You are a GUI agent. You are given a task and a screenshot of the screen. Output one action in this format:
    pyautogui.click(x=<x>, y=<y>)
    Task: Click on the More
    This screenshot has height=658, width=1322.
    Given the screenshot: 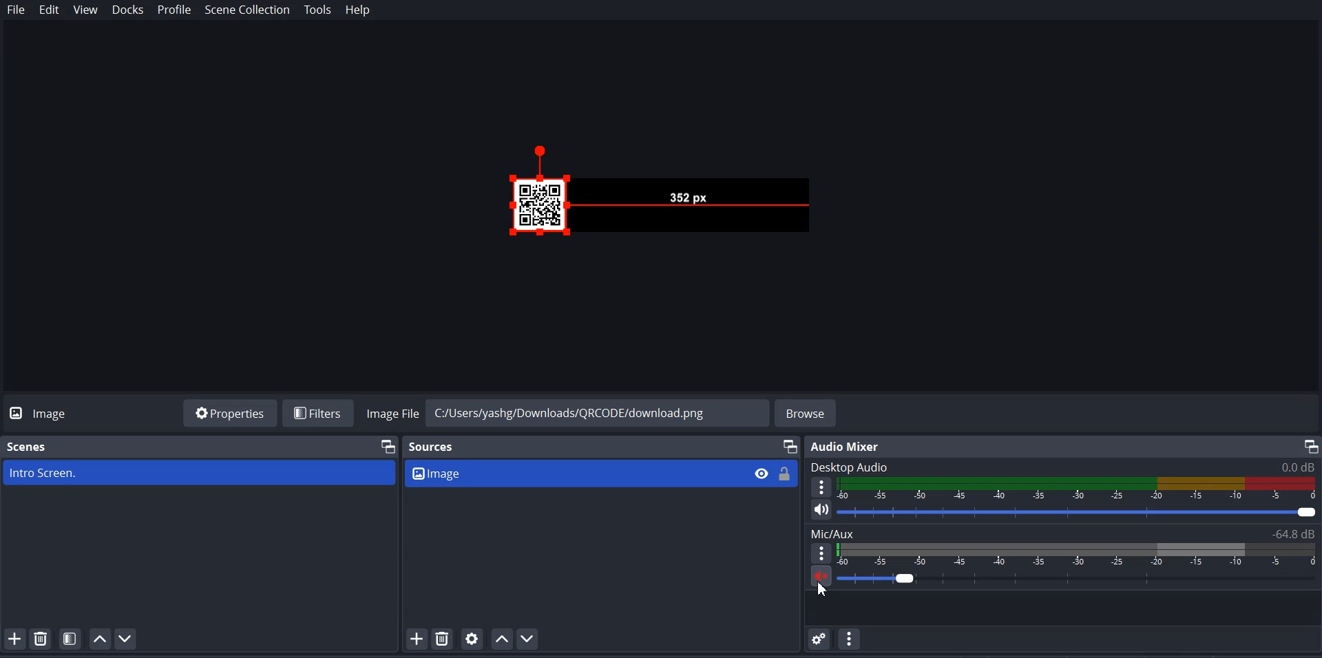 What is the action you would take?
    pyautogui.click(x=821, y=486)
    